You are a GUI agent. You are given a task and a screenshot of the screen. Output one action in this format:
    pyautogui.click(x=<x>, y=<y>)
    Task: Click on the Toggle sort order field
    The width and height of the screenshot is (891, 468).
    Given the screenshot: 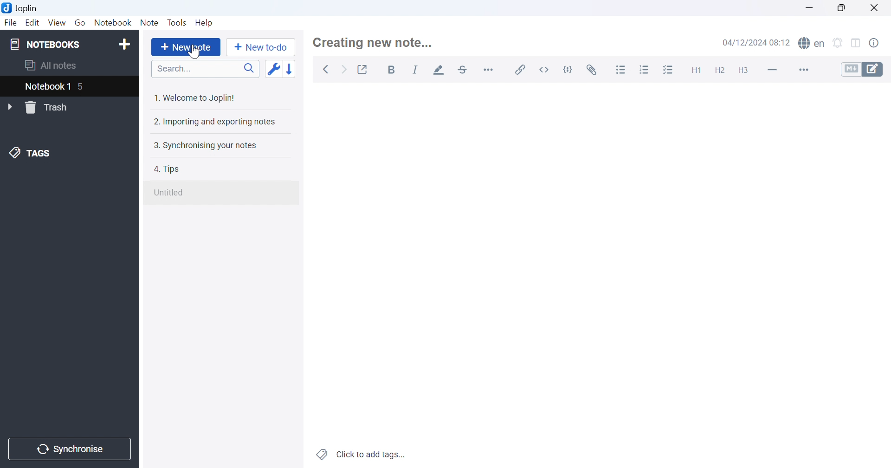 What is the action you would take?
    pyautogui.click(x=272, y=69)
    